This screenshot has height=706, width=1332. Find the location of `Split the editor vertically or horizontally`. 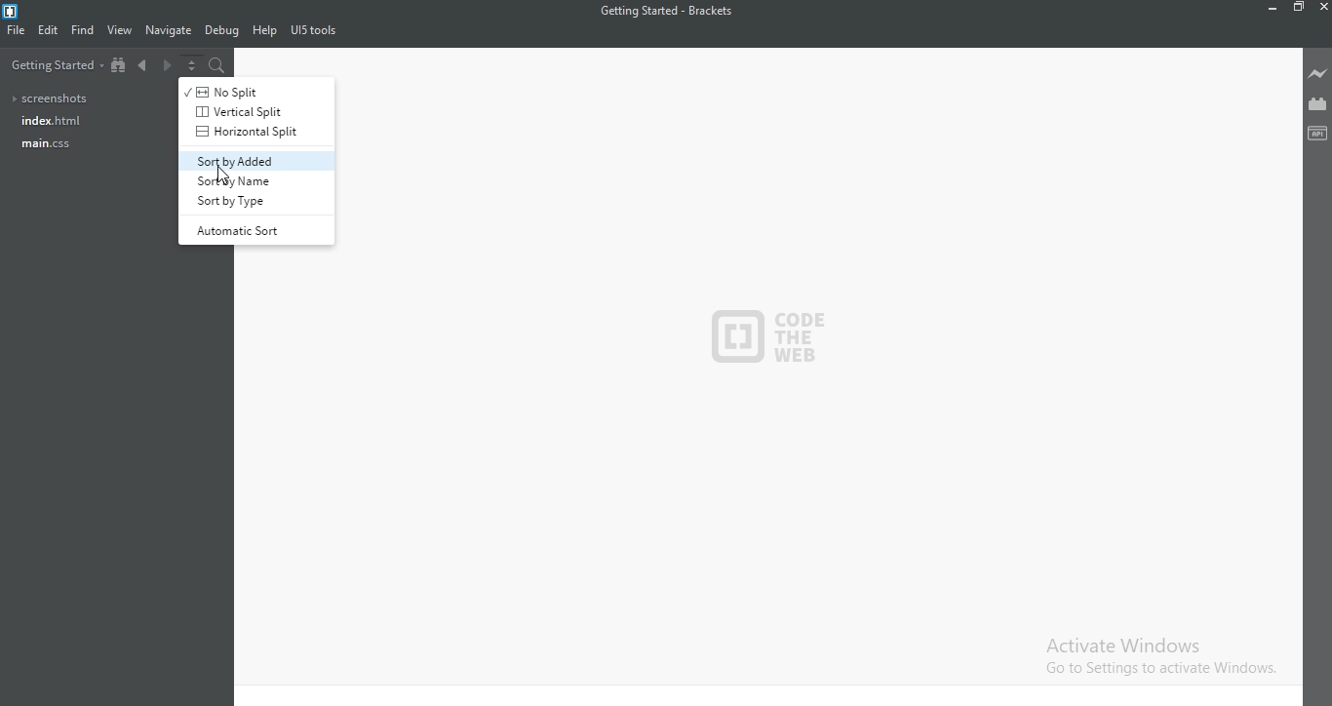

Split the editor vertically or horizontally is located at coordinates (192, 67).